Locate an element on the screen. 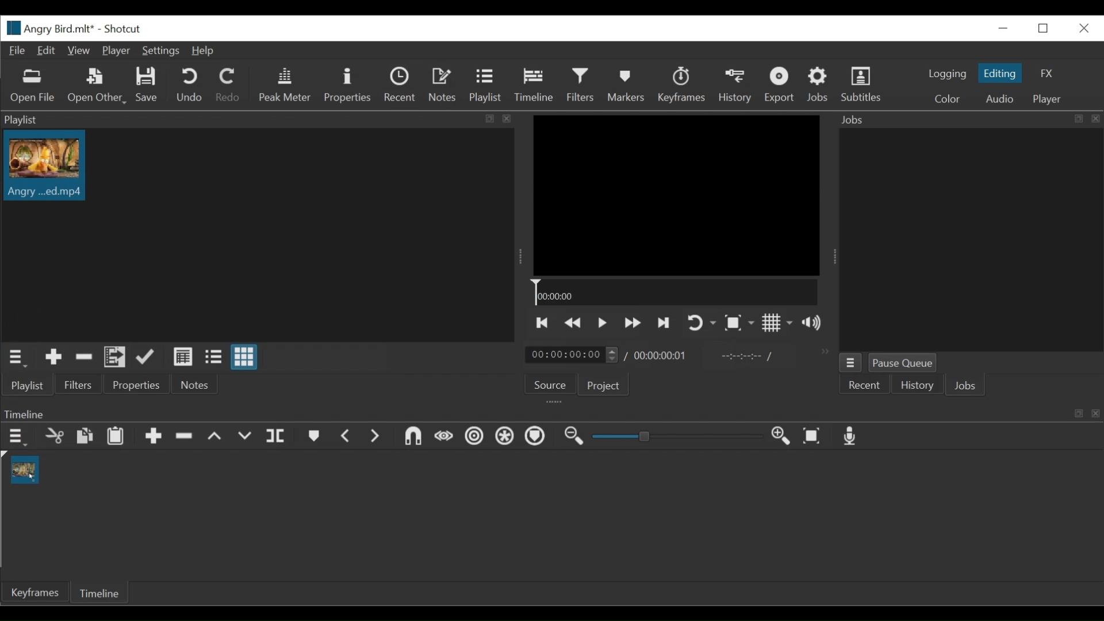 Image resolution: width=1104 pixels, height=621 pixels. Play backward quickly is located at coordinates (573, 324).